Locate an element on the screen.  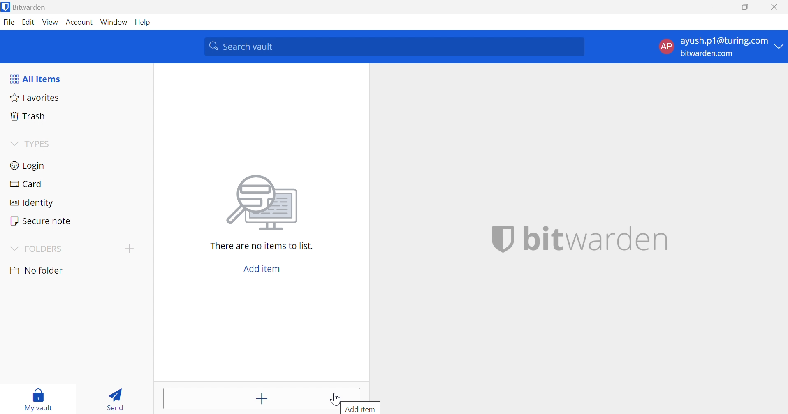
Add item is located at coordinates (260, 400).